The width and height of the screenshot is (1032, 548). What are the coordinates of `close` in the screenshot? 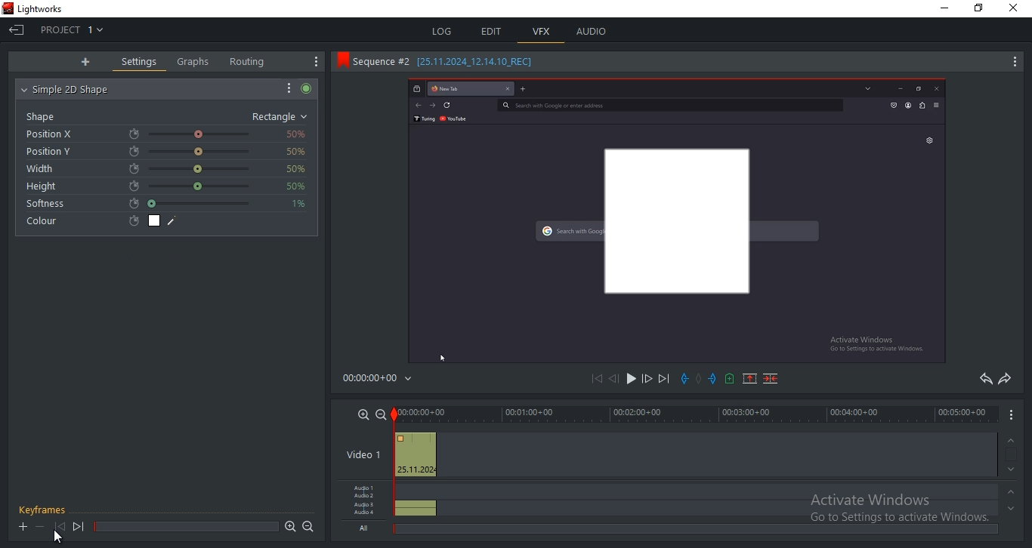 It's located at (1017, 9).